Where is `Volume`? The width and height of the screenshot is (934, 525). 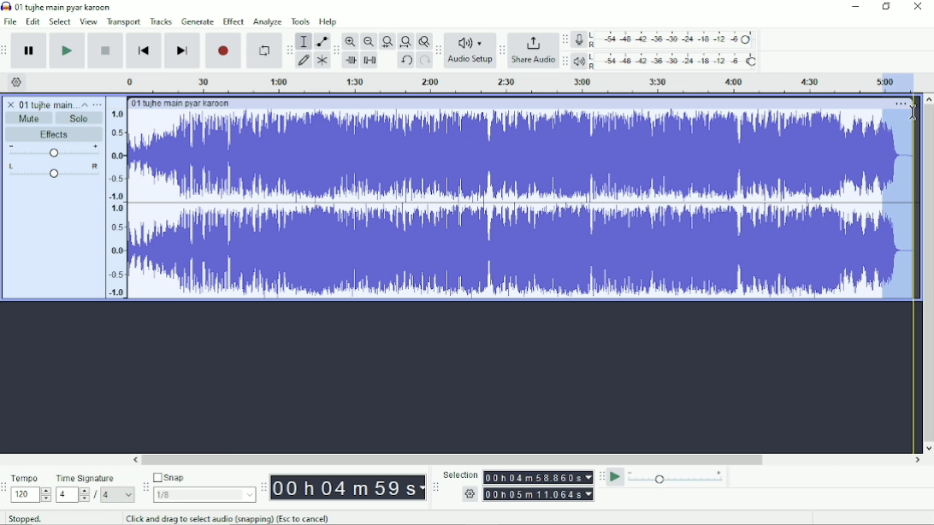
Volume is located at coordinates (54, 151).